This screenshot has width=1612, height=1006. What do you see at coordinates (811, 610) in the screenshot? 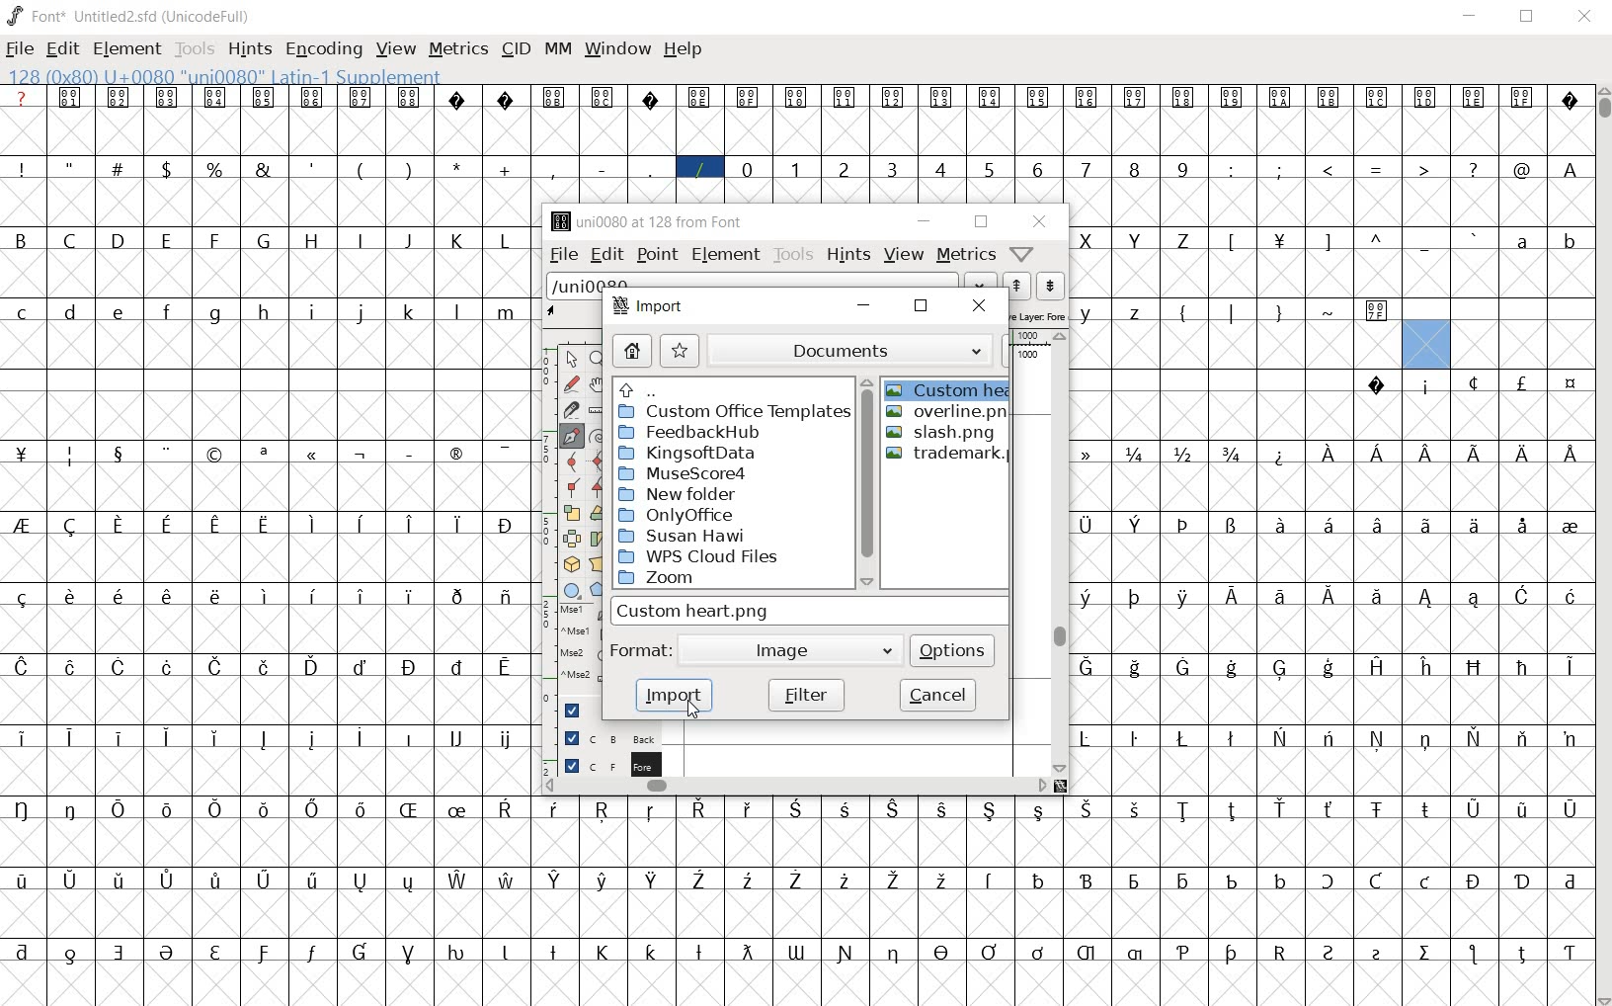
I see `input field` at bounding box center [811, 610].